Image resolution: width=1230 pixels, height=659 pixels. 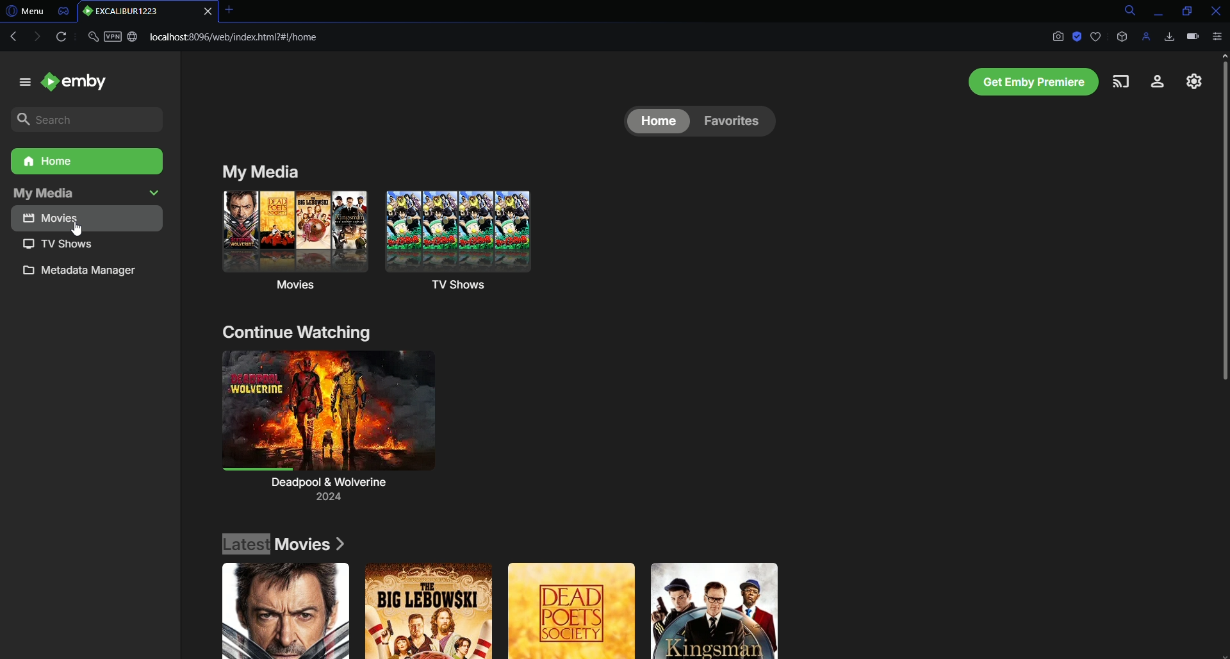 What do you see at coordinates (504, 610) in the screenshot?
I see `Movie Posters` at bounding box center [504, 610].